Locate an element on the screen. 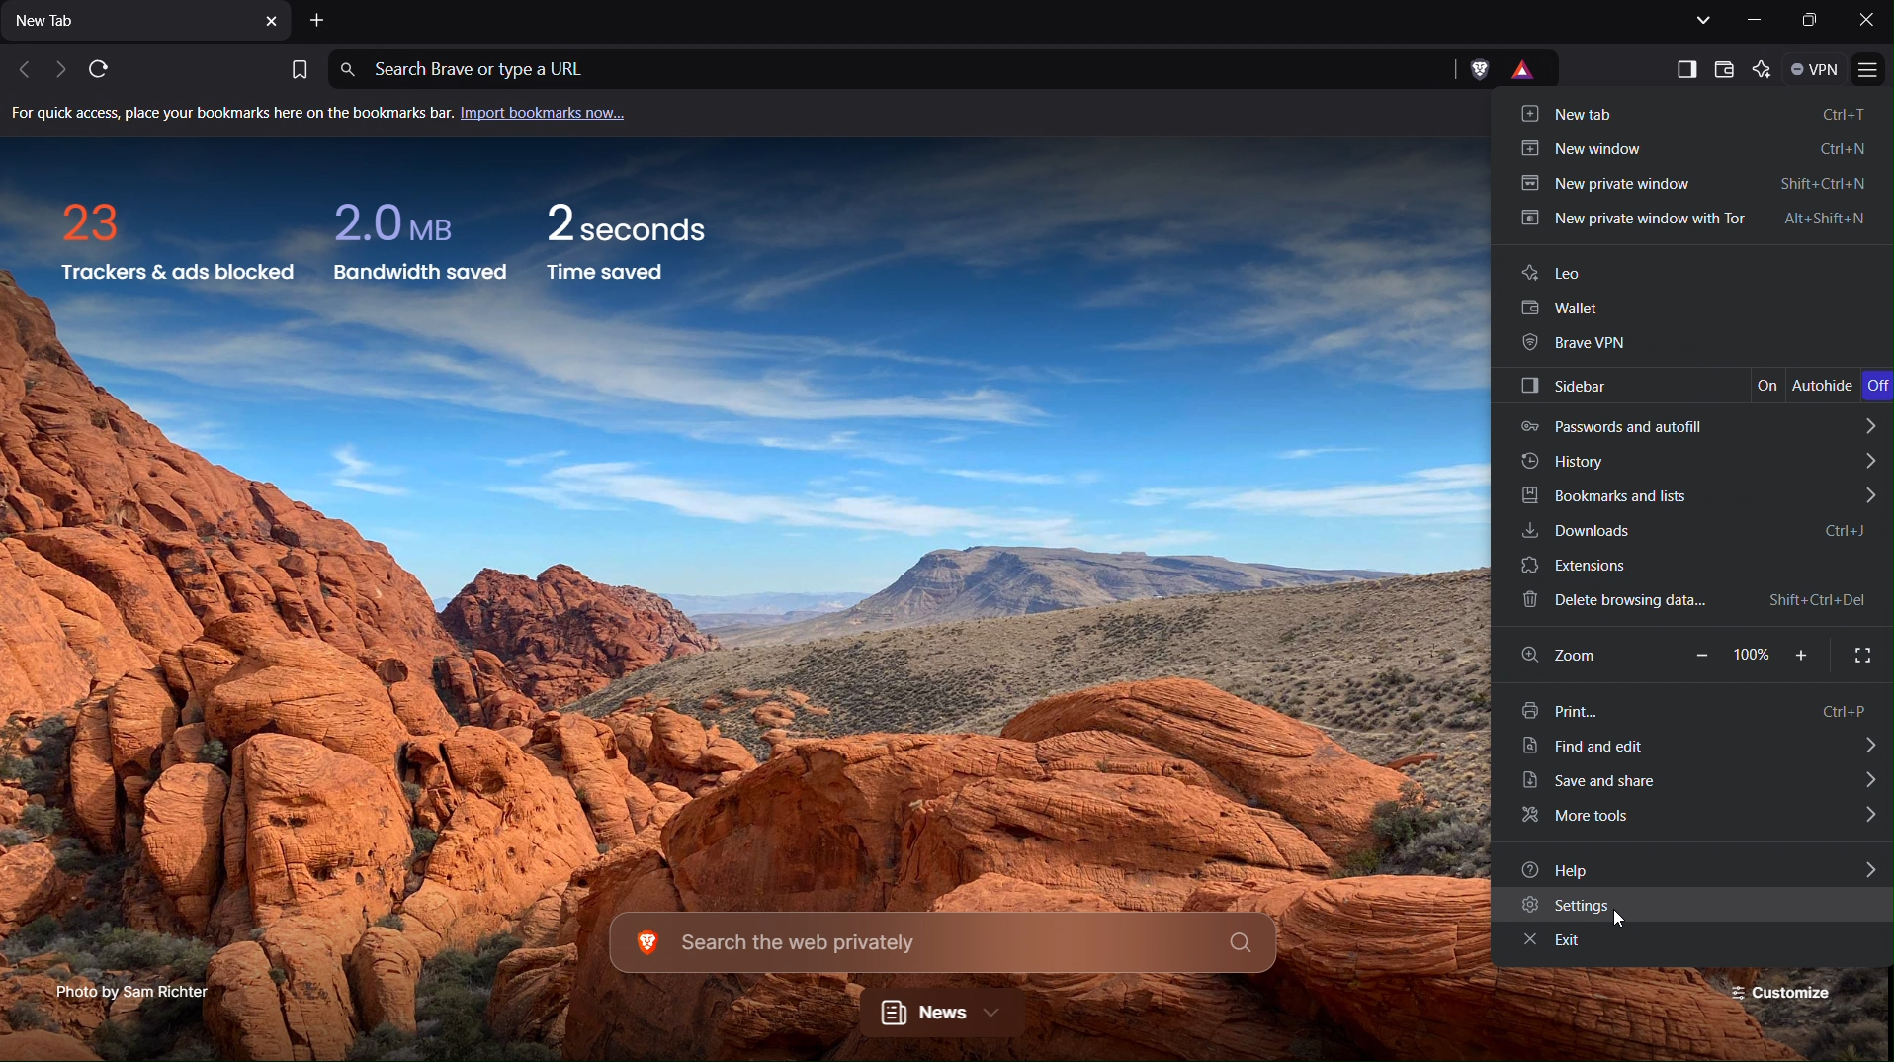  Downloads is located at coordinates (1694, 535).